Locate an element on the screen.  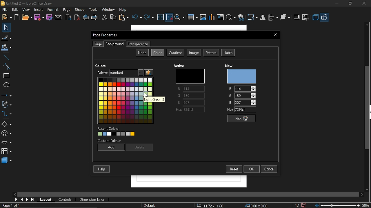
Background is located at coordinates (114, 44).